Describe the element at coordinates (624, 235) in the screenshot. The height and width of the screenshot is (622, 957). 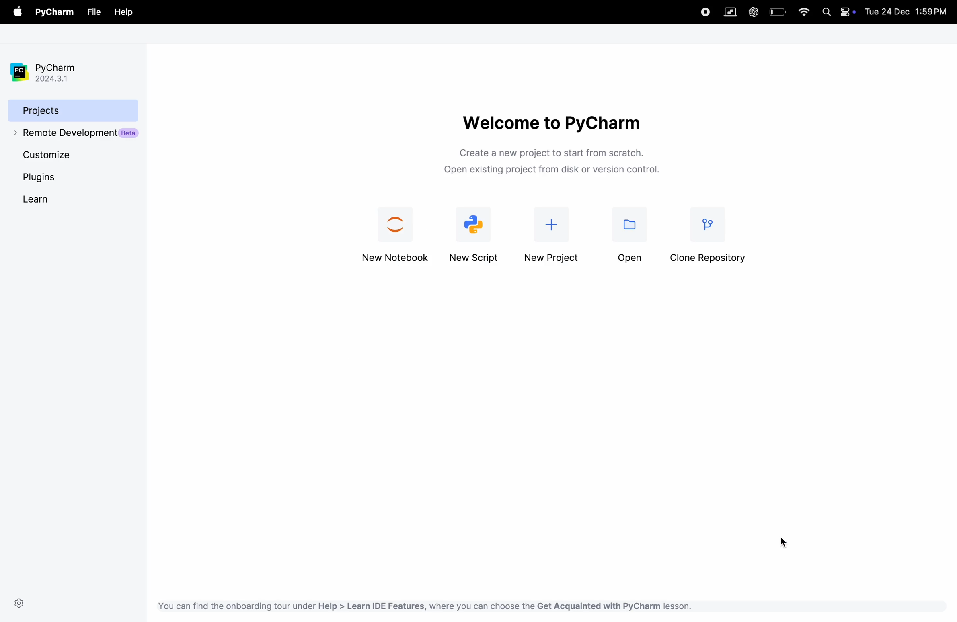
I see `open` at that location.